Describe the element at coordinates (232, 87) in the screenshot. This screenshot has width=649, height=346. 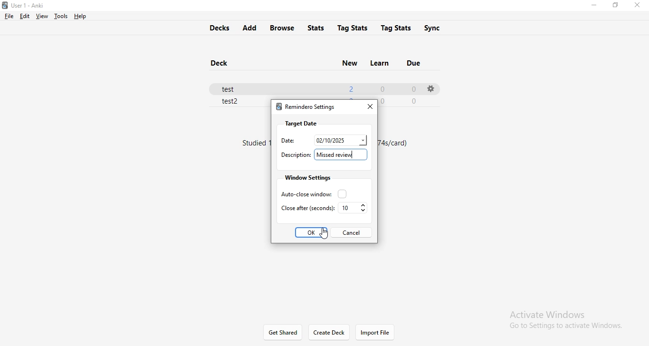
I see `test` at that location.